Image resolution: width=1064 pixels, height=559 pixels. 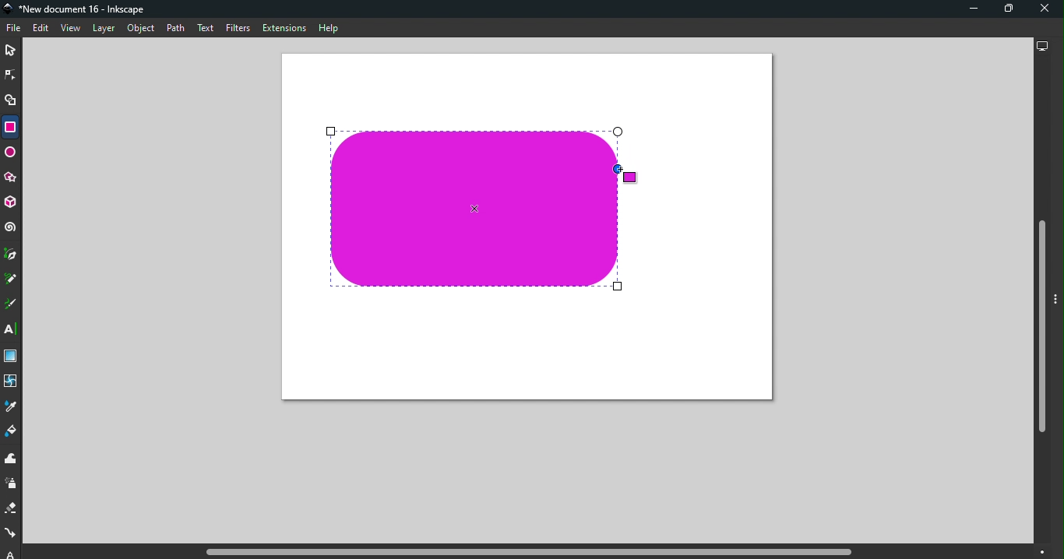 I want to click on Cursor, so click(x=624, y=174).